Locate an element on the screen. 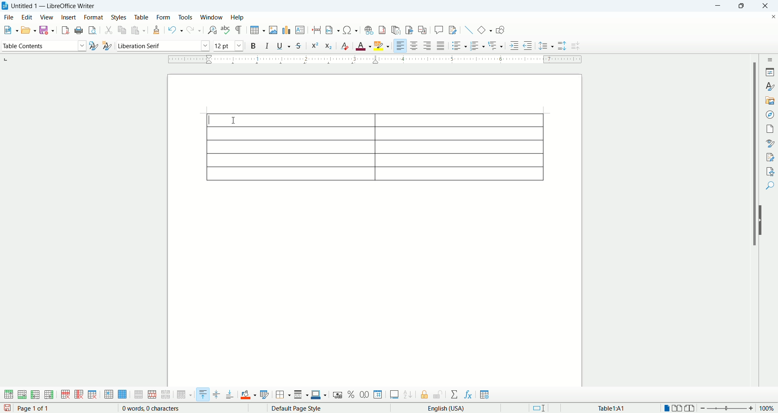  insert column before is located at coordinates (36, 394).